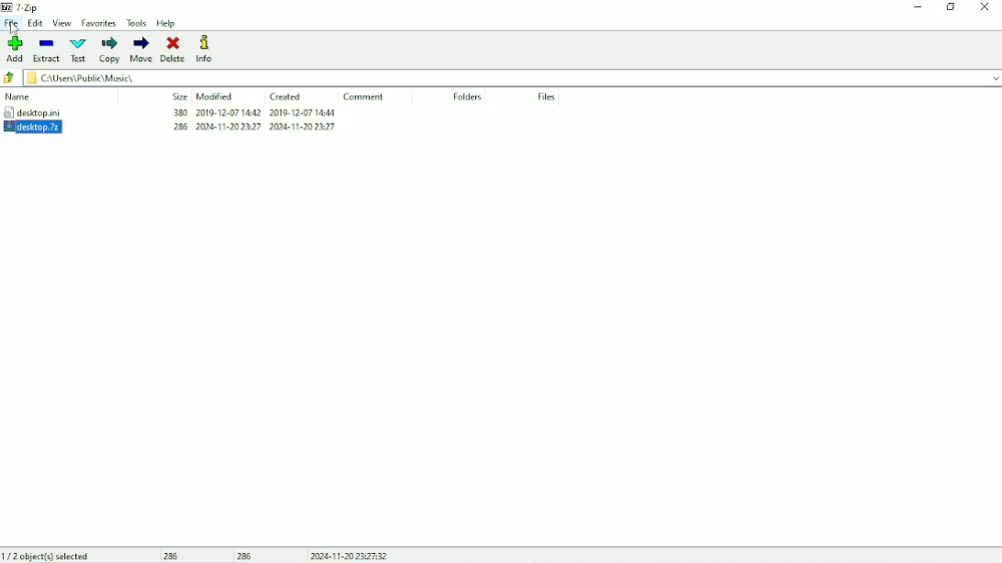  Describe the element at coordinates (513, 78) in the screenshot. I see `File location` at that location.